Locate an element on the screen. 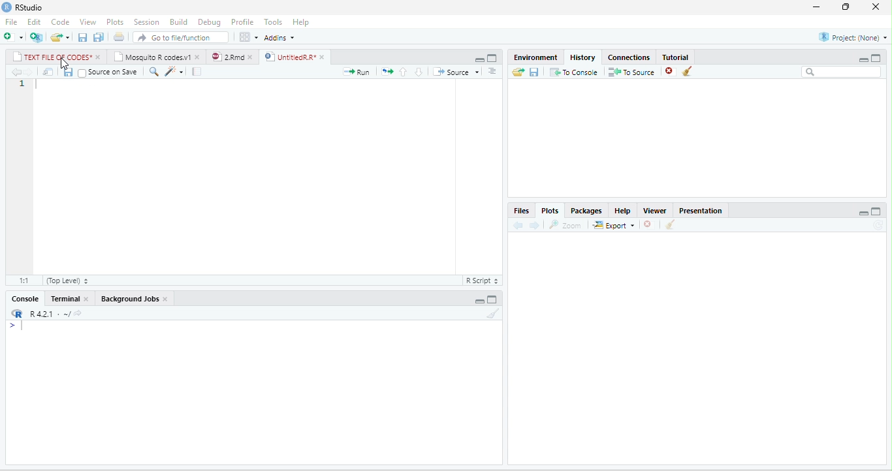 The width and height of the screenshot is (892, 471). Tutorial is located at coordinates (675, 57).